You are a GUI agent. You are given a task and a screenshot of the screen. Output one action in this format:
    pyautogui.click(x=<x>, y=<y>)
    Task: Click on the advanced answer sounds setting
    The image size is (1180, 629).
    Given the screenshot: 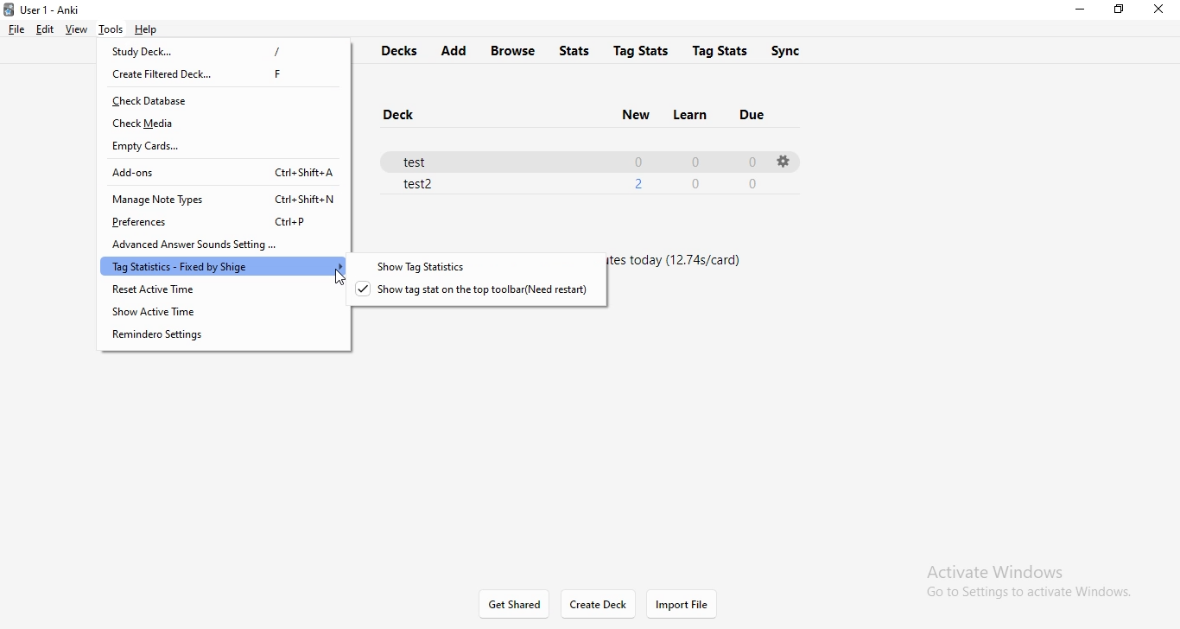 What is the action you would take?
    pyautogui.click(x=221, y=244)
    